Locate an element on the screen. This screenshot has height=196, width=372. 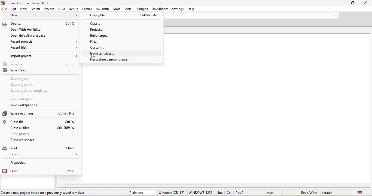
Line 1, Col 1, Pos0 is located at coordinates (237, 192).